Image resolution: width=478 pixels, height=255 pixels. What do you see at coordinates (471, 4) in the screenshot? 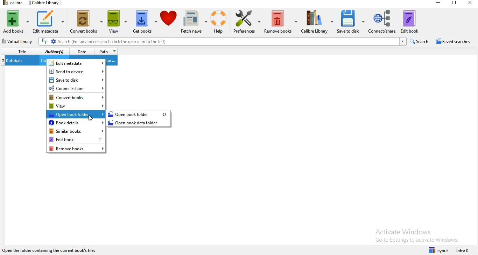
I see `close` at bounding box center [471, 4].